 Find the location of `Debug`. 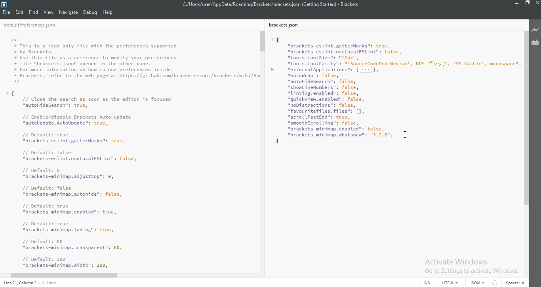

Debug is located at coordinates (90, 13).